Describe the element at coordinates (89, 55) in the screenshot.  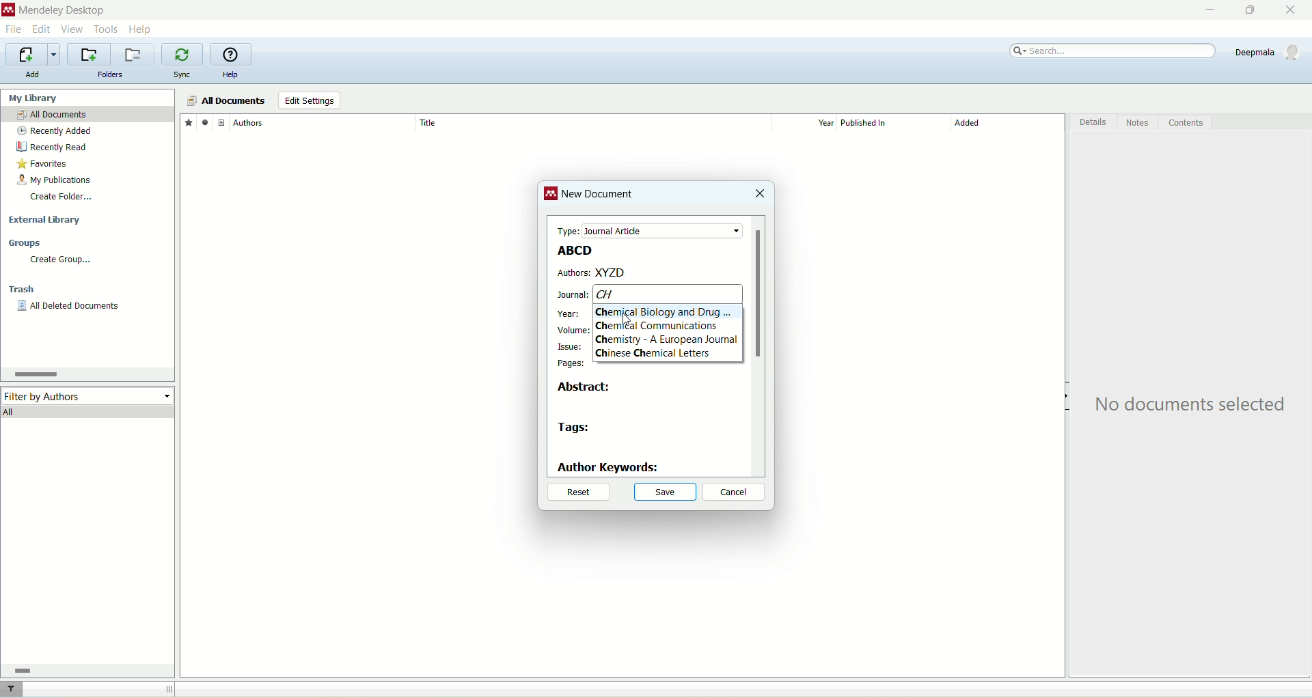
I see `create a new folder` at that location.